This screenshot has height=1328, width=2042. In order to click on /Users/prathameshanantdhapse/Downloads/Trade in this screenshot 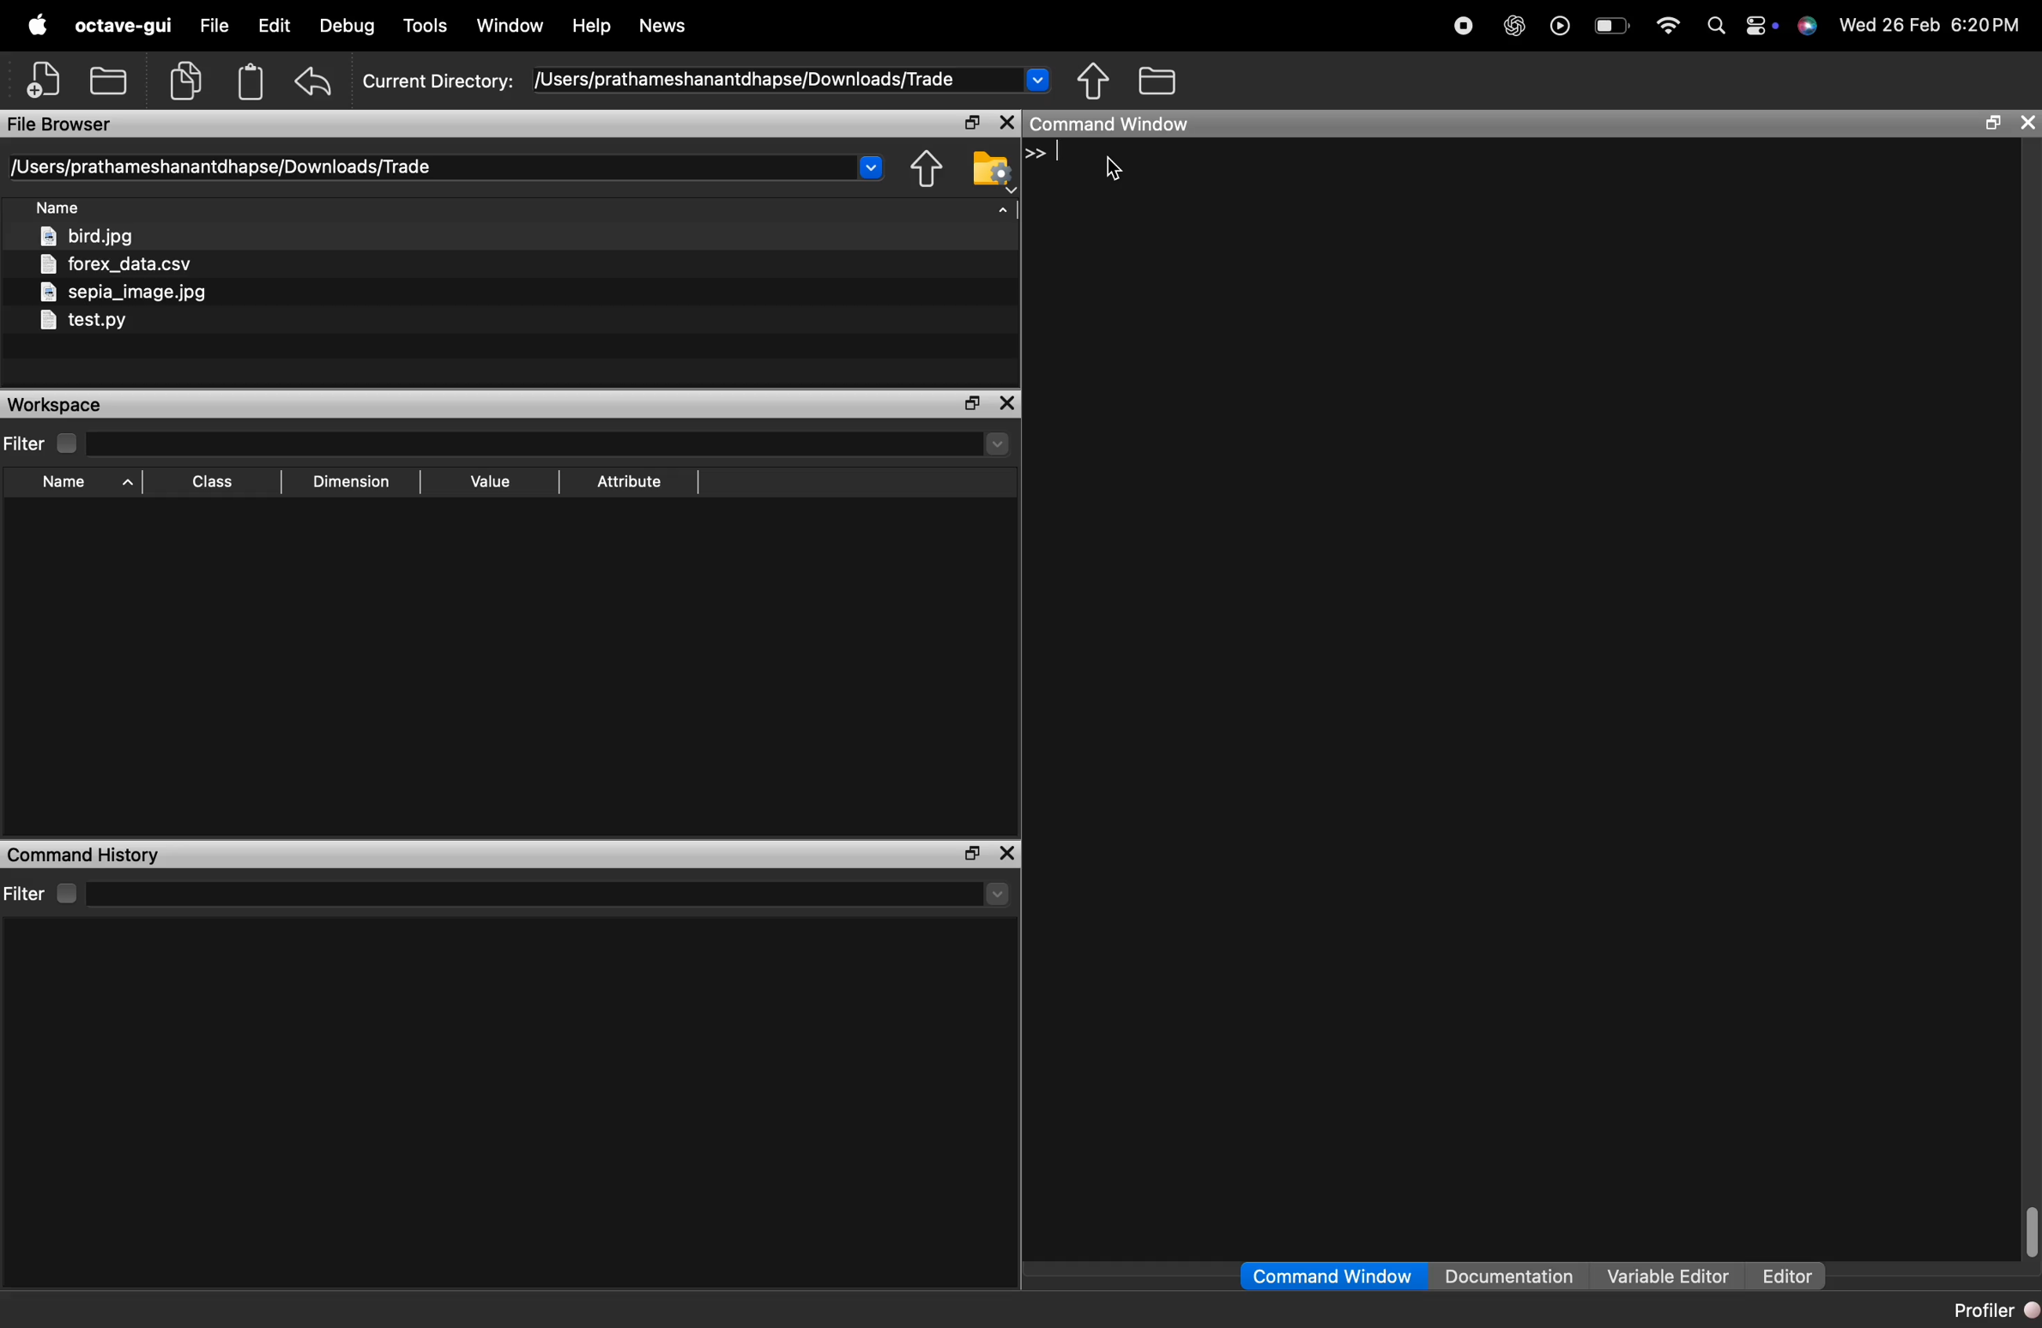, I will do `click(220, 167)`.